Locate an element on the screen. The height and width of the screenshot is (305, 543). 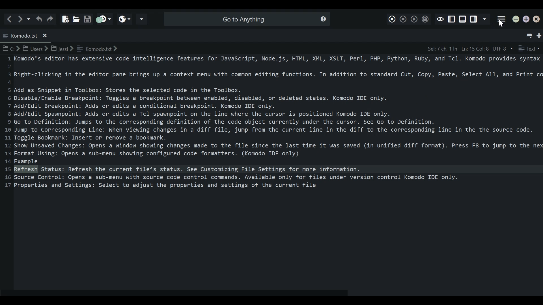
File Position is located at coordinates (457, 49).